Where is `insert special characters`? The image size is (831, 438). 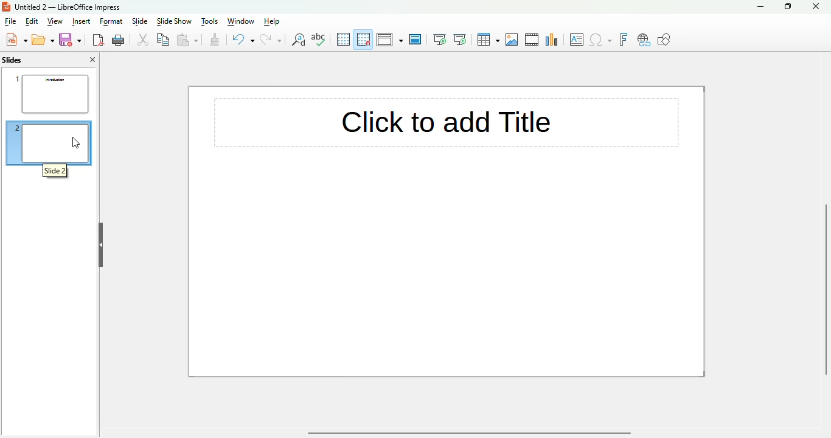 insert special characters is located at coordinates (600, 40).